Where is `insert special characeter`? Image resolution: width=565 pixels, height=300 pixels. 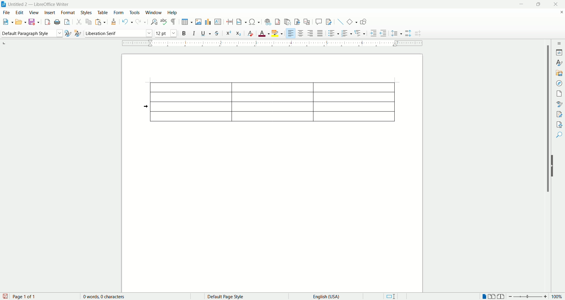
insert special characeter is located at coordinates (254, 21).